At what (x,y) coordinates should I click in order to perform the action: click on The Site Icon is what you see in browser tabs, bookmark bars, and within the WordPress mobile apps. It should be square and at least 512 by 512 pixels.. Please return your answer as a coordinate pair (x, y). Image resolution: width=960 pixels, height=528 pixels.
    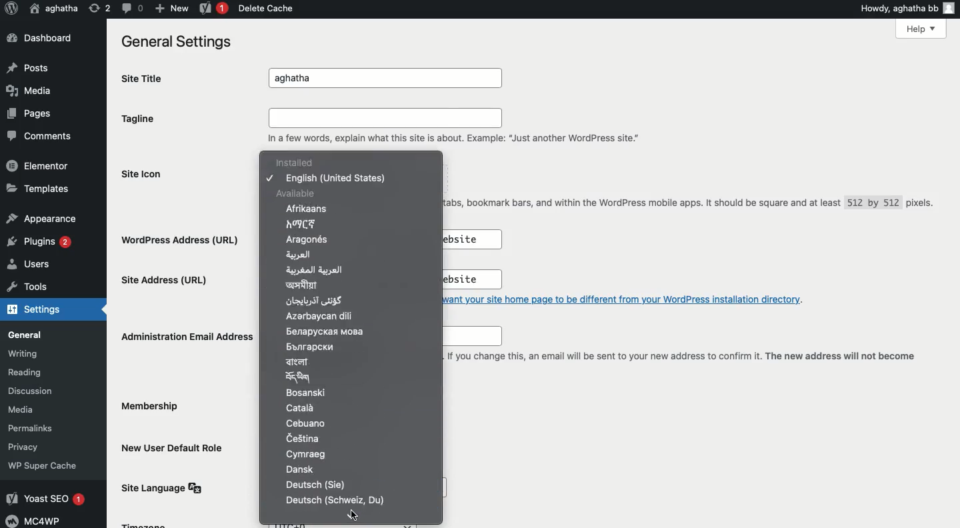
    Looking at the image, I should click on (691, 207).